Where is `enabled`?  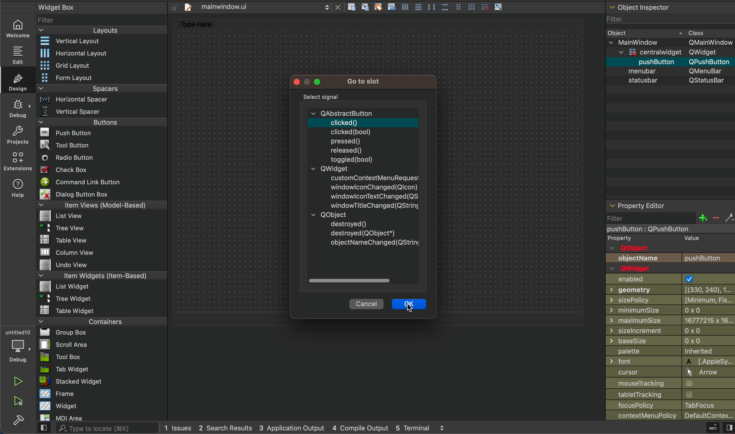
enabled is located at coordinates (669, 279).